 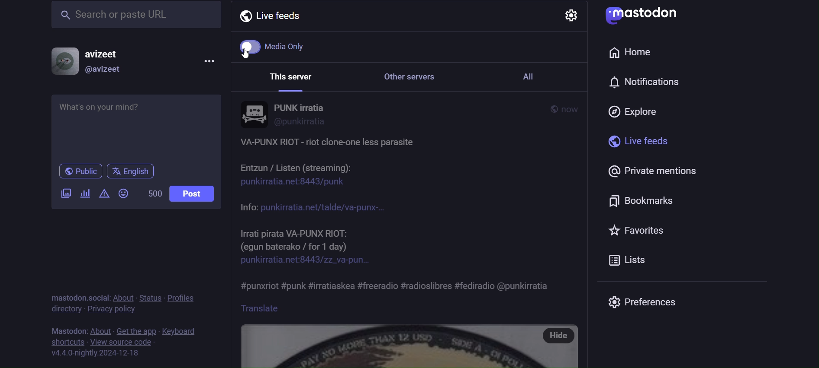 I want to click on translate, so click(x=275, y=308).